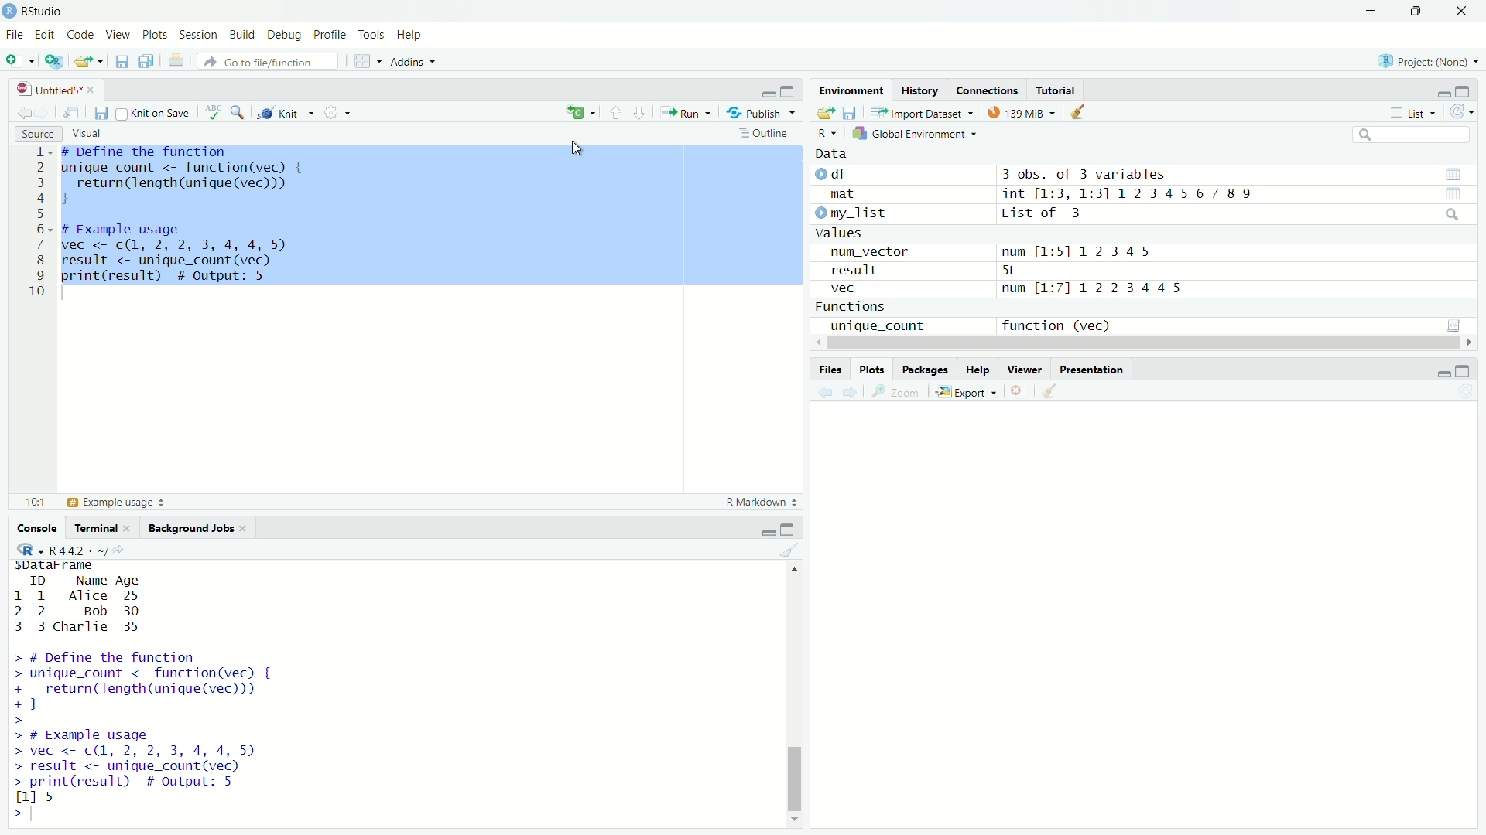 This screenshot has width=1486, height=835. Describe the element at coordinates (335, 112) in the screenshot. I see `settings` at that location.